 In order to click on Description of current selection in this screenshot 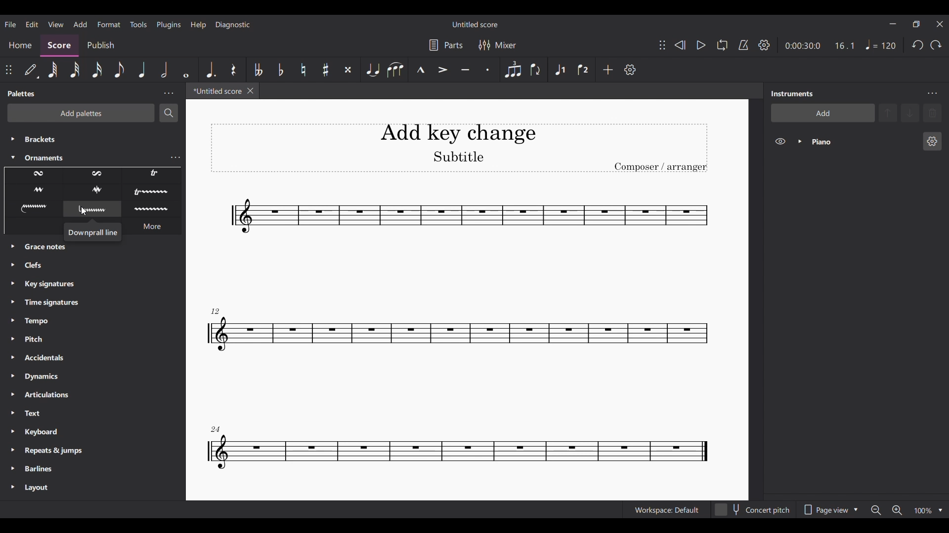, I will do `click(93, 232)`.